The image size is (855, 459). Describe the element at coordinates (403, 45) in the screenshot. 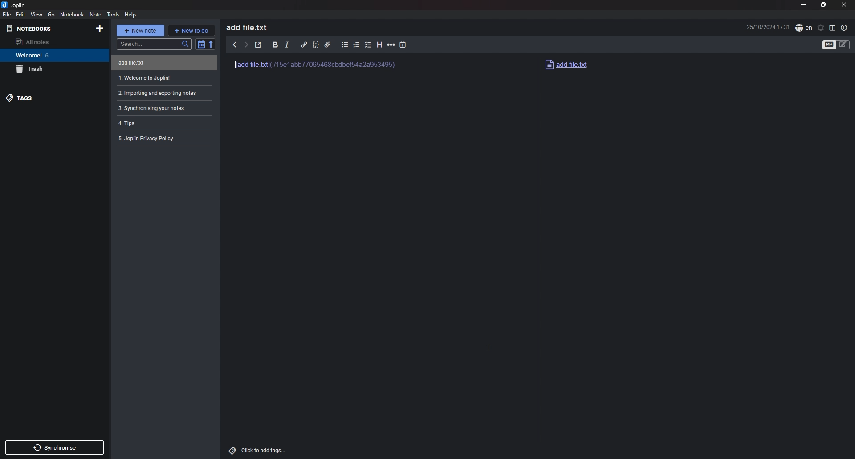

I see `insert time` at that location.